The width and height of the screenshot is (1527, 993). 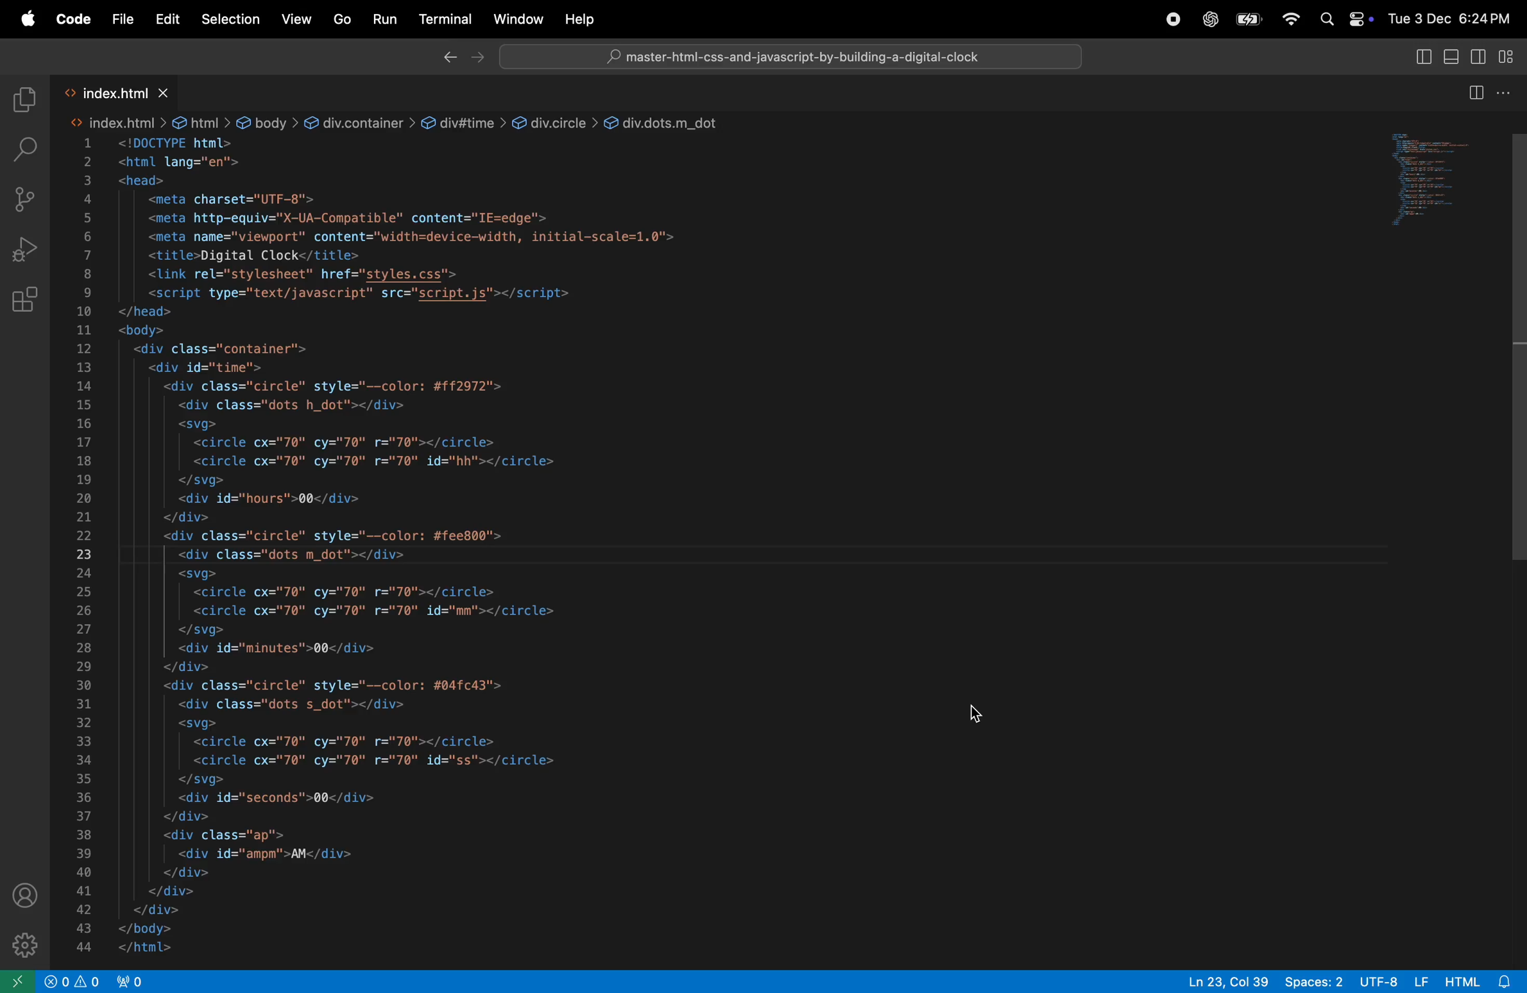 What do you see at coordinates (201, 121) in the screenshot?
I see `html` at bounding box center [201, 121].